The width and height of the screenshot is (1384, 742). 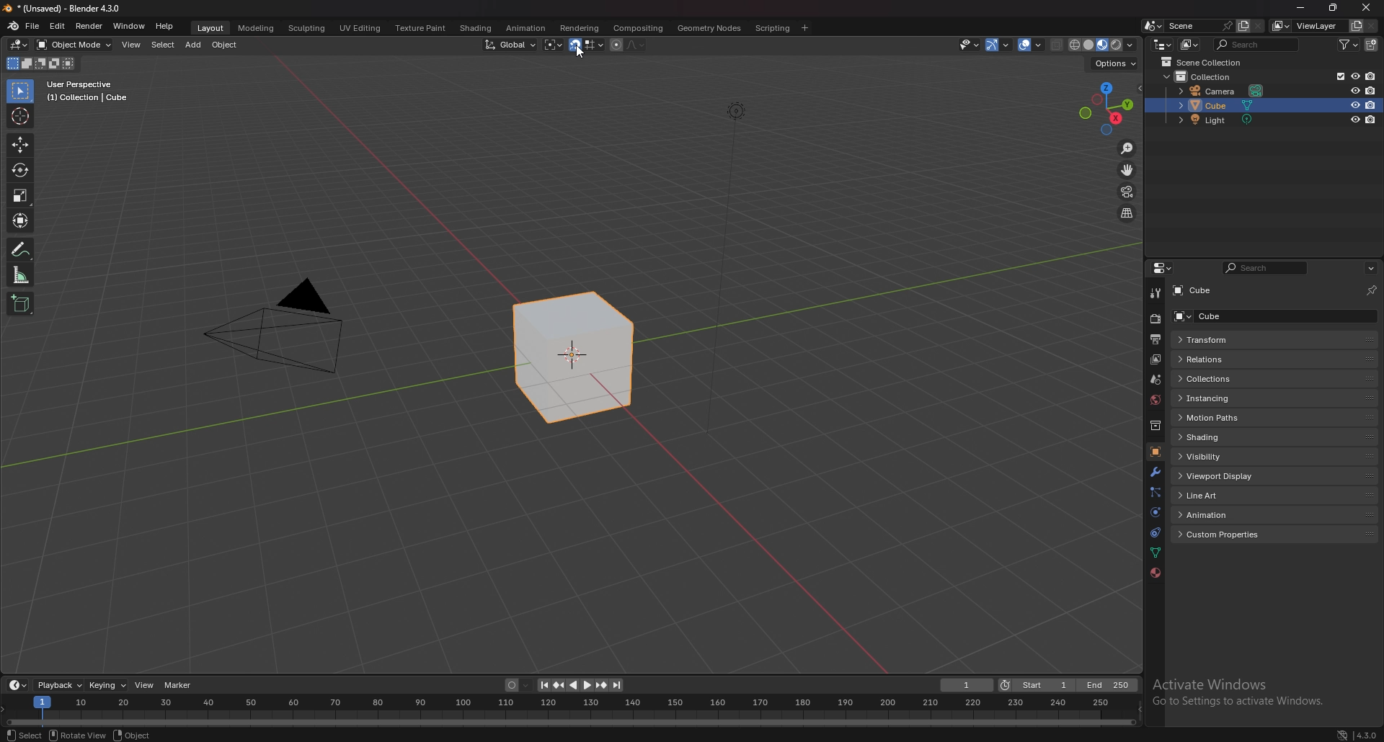 What do you see at coordinates (225, 45) in the screenshot?
I see `object` at bounding box center [225, 45].